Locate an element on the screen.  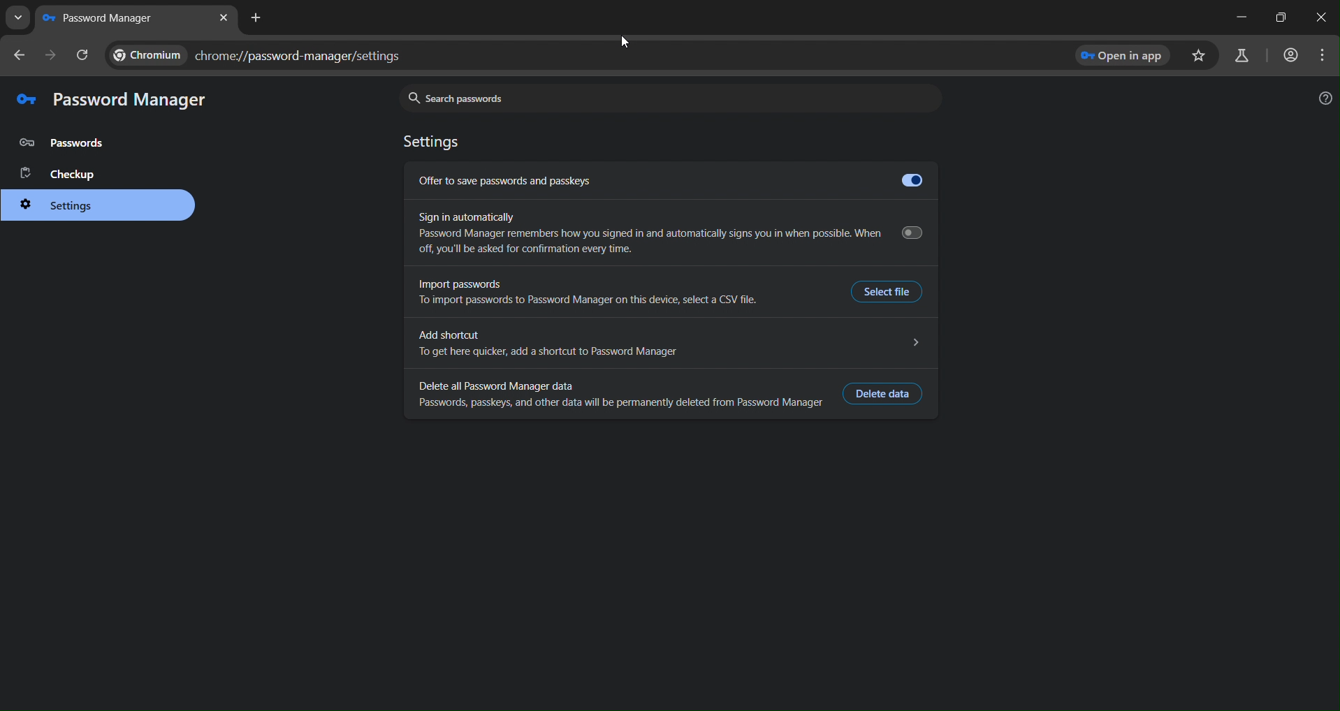
go back one page is located at coordinates (20, 55).